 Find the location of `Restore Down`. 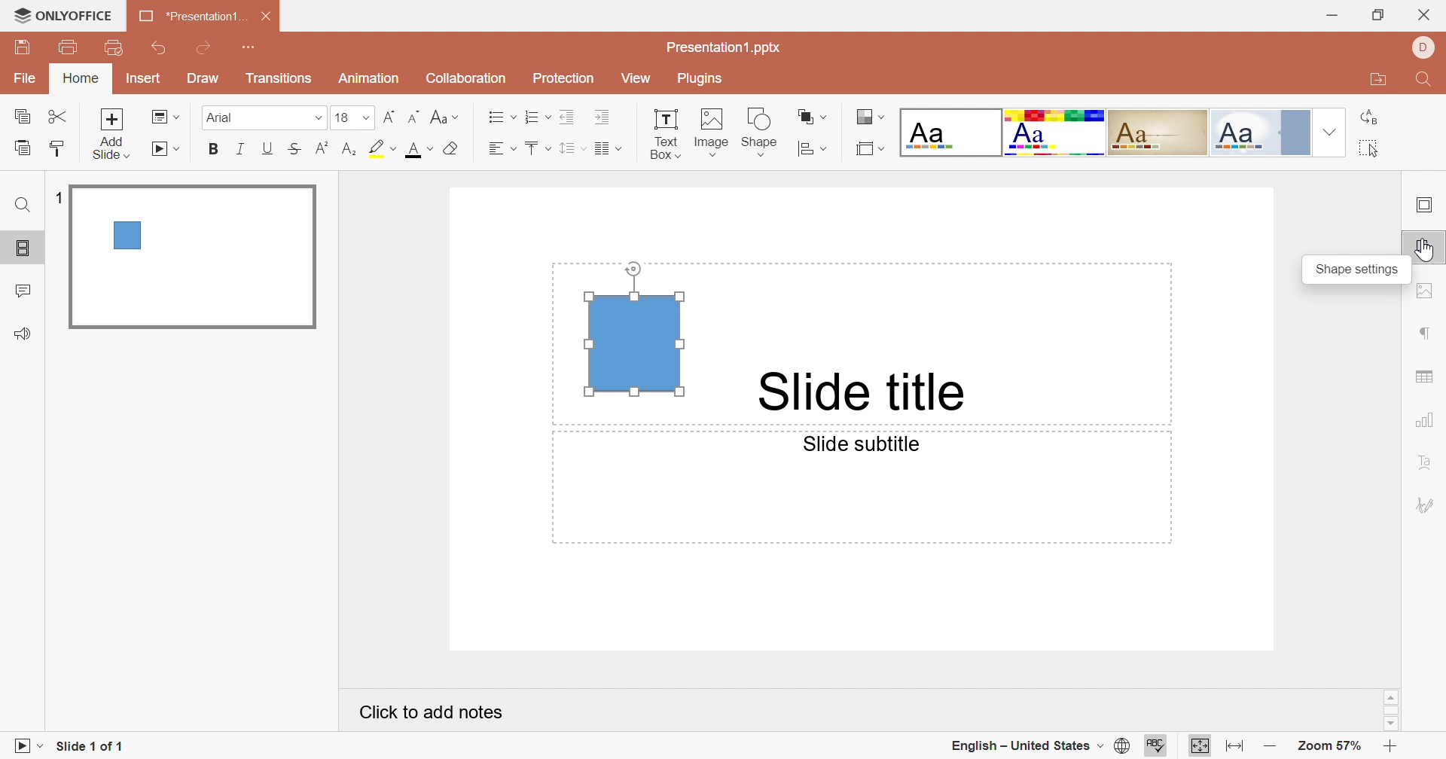

Restore Down is located at coordinates (1379, 14).